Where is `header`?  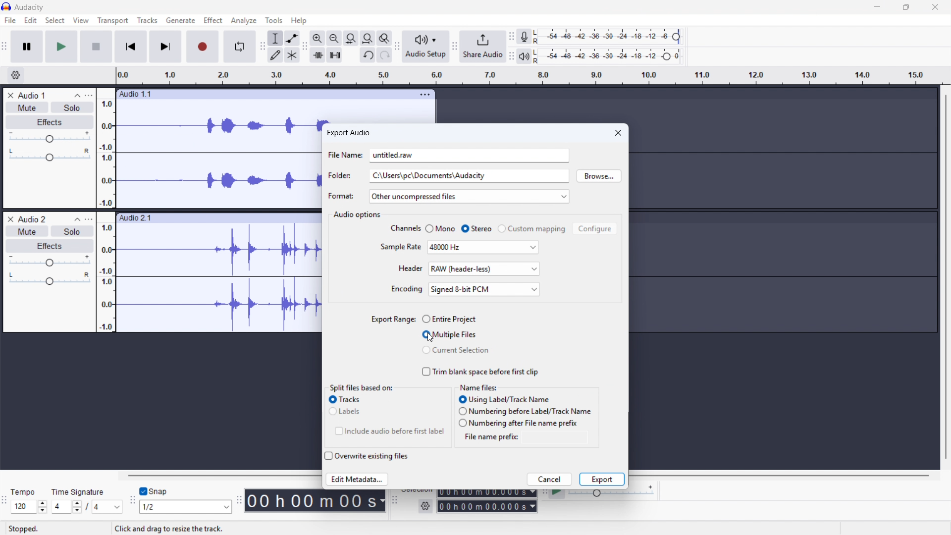 header is located at coordinates (410, 268).